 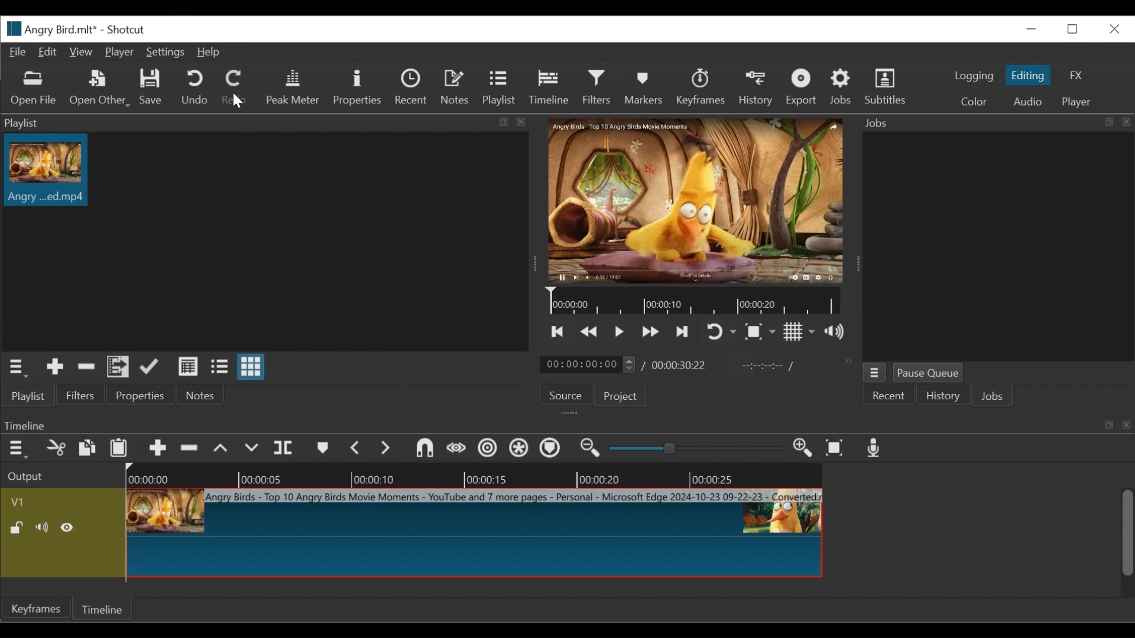 What do you see at coordinates (35, 89) in the screenshot?
I see `Open Files` at bounding box center [35, 89].